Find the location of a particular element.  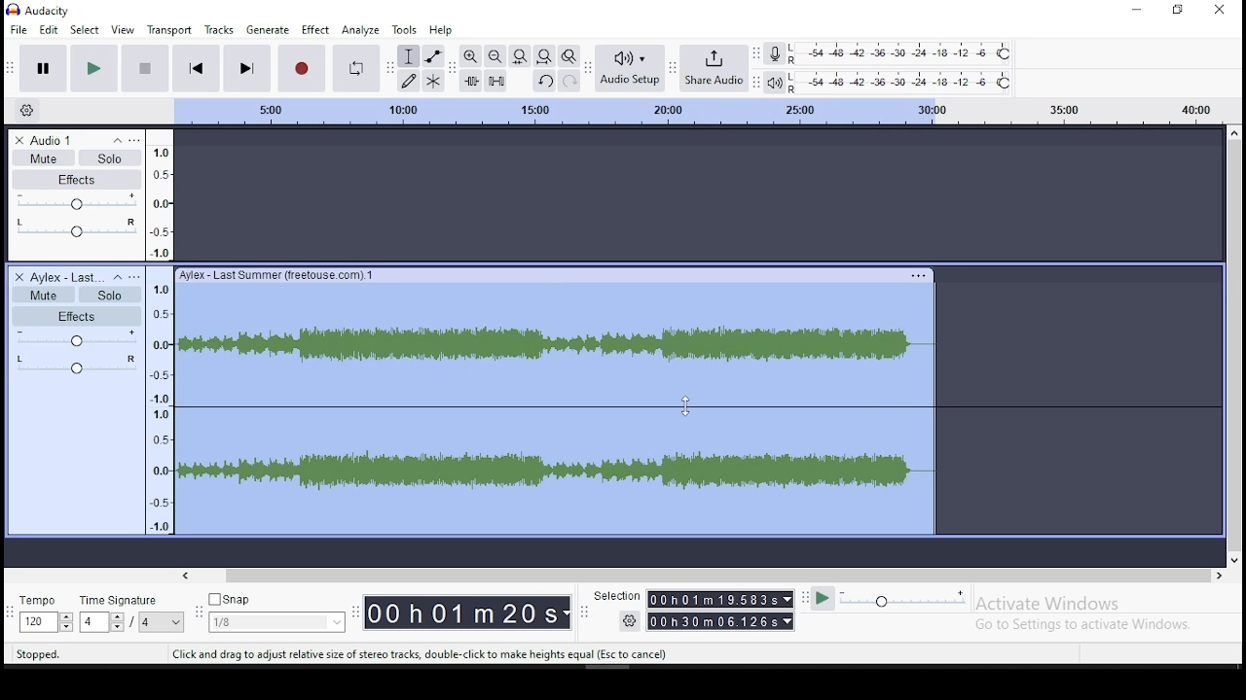

solo is located at coordinates (109, 295).